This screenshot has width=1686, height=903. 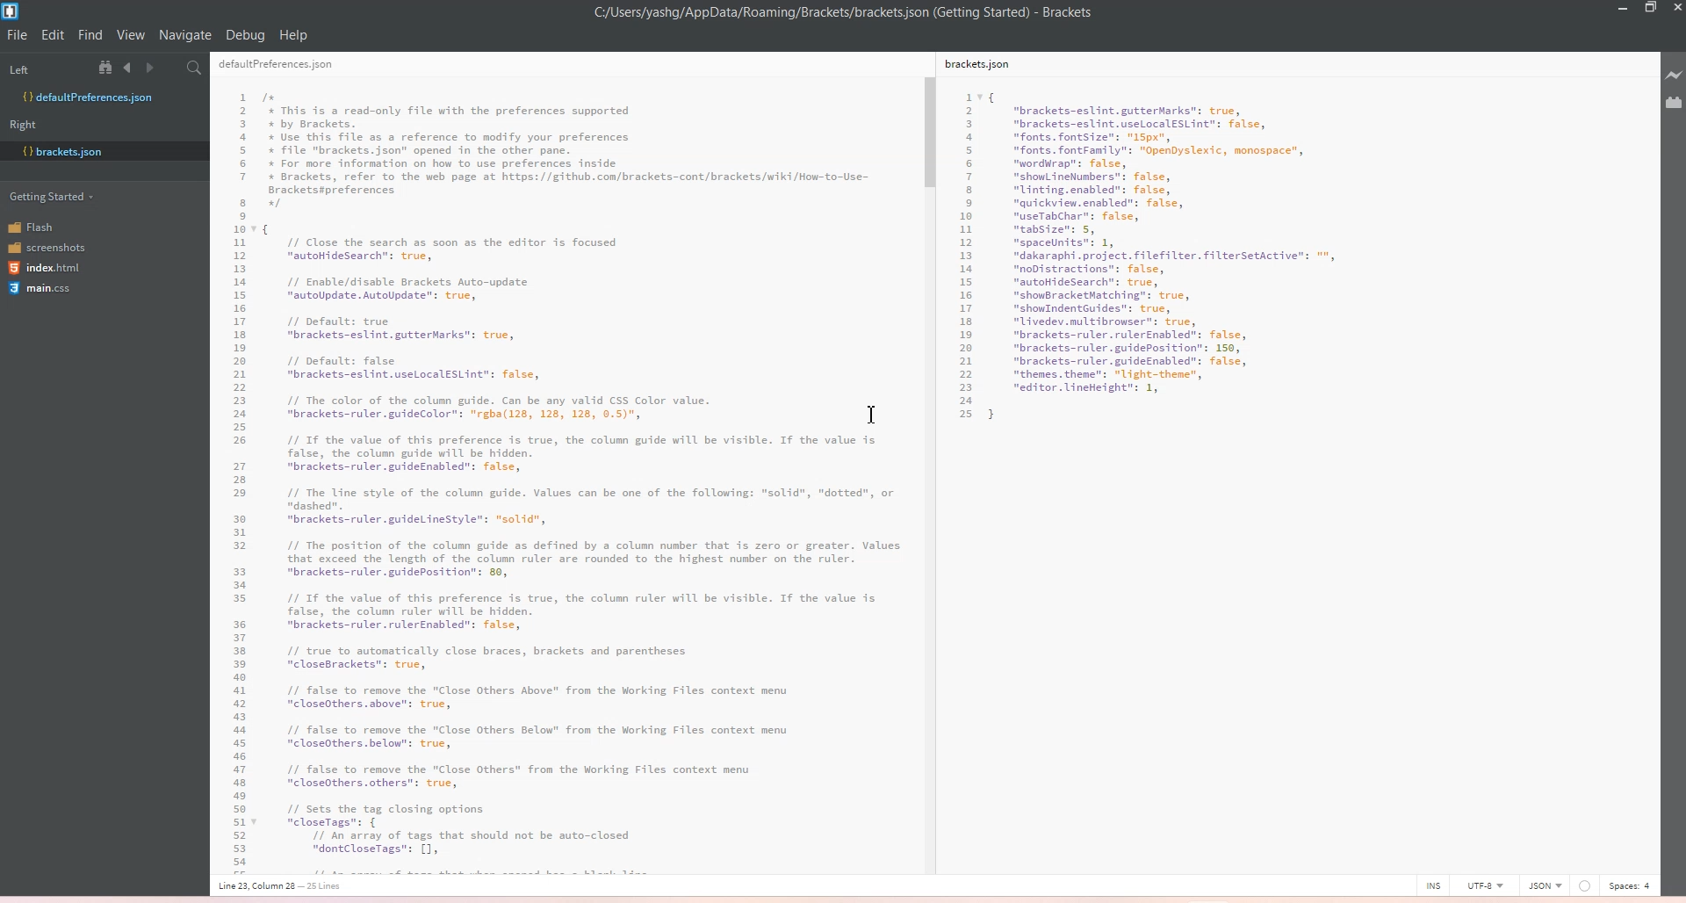 I want to click on Edit, so click(x=54, y=35).